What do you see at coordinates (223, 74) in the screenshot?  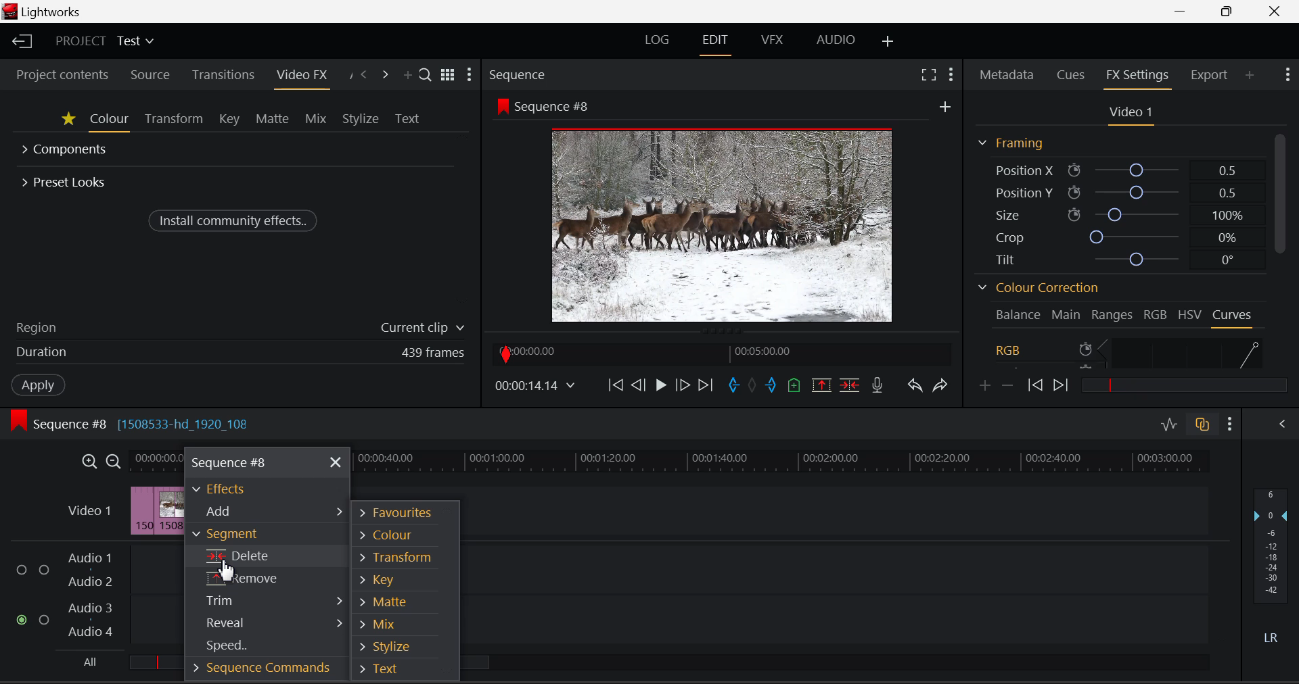 I see `Transitions` at bounding box center [223, 74].